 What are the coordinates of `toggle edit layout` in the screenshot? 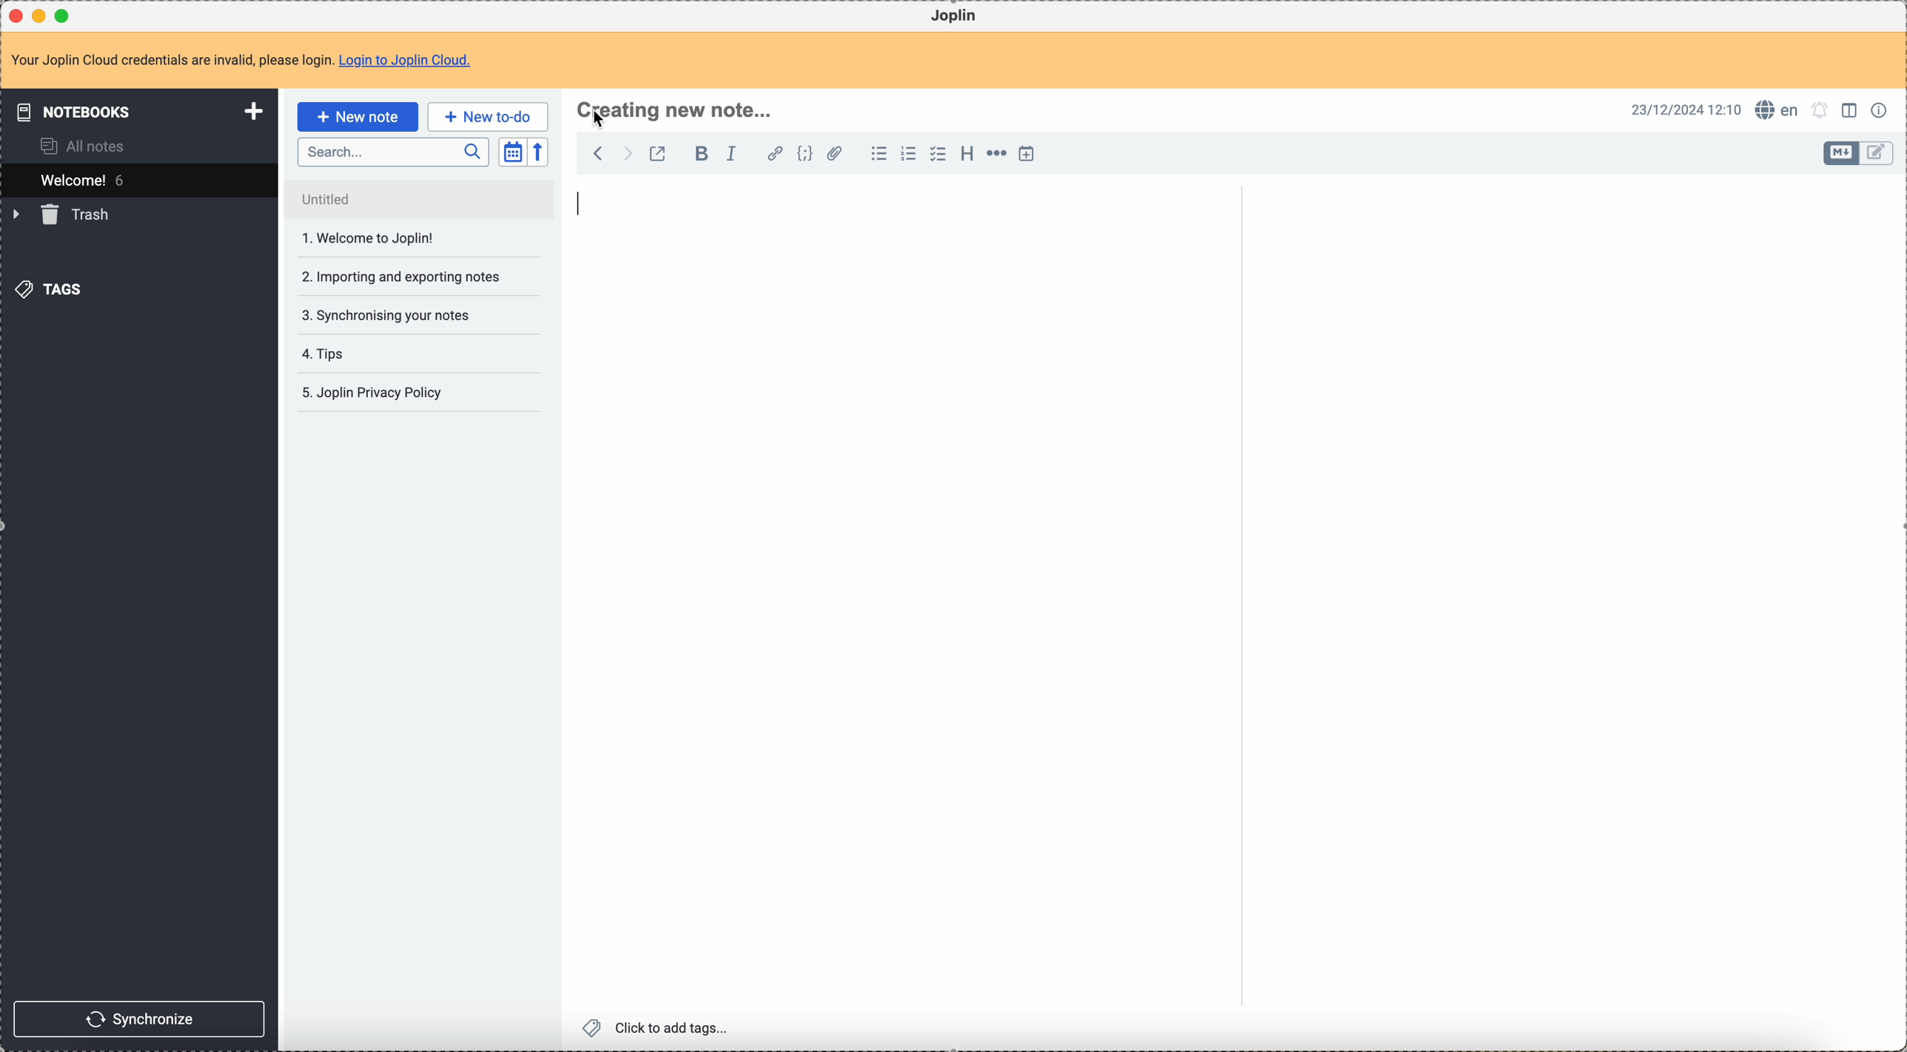 It's located at (1850, 109).